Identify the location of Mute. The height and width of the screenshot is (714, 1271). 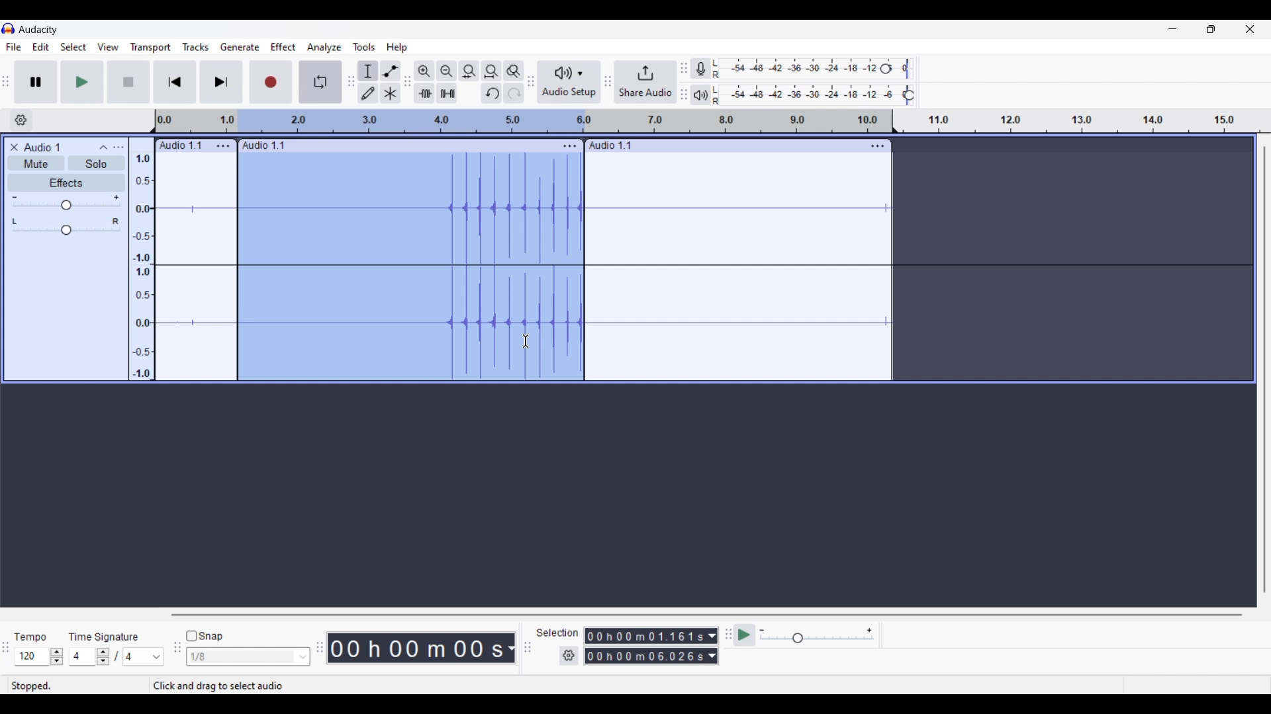
(36, 163).